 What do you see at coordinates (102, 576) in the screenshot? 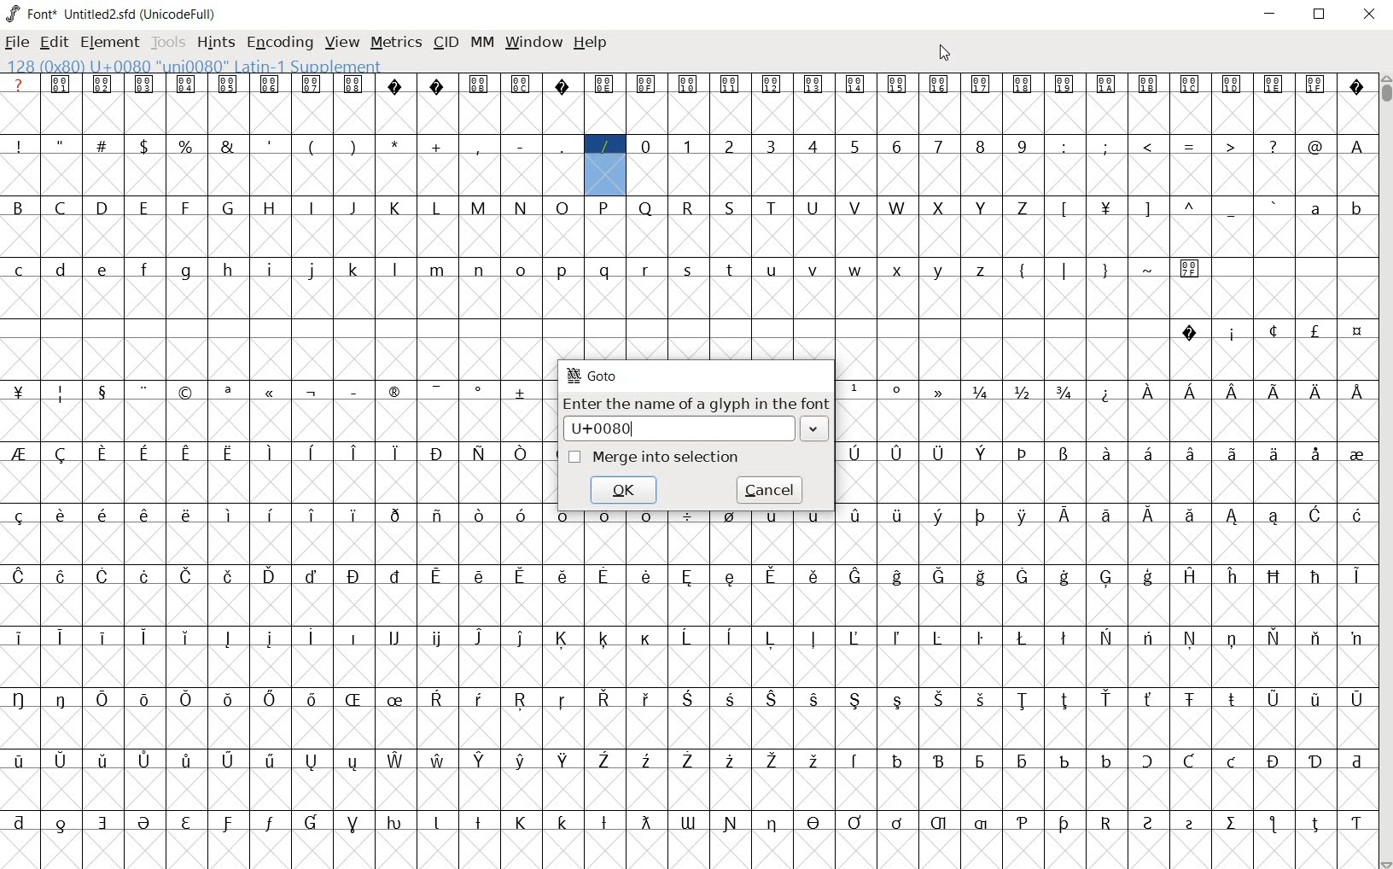
I see `glyph` at bounding box center [102, 576].